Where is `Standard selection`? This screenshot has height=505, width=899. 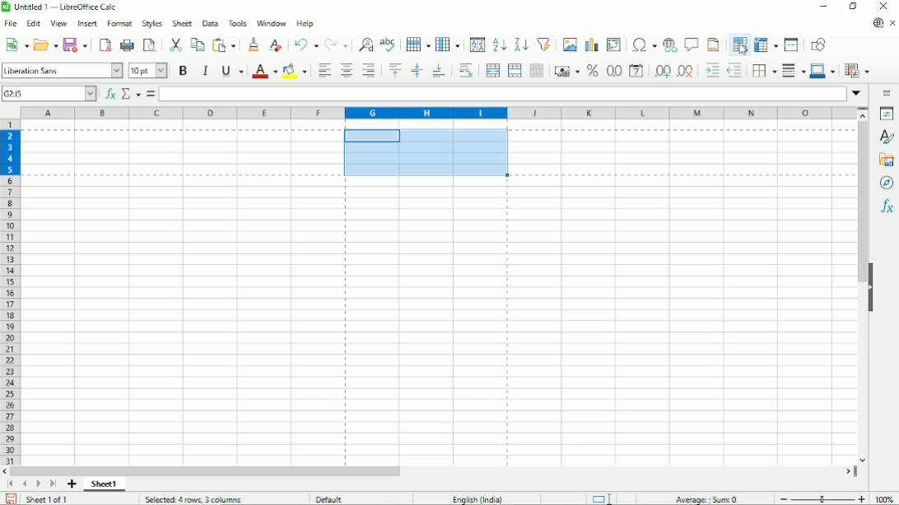
Standard selection is located at coordinates (603, 498).